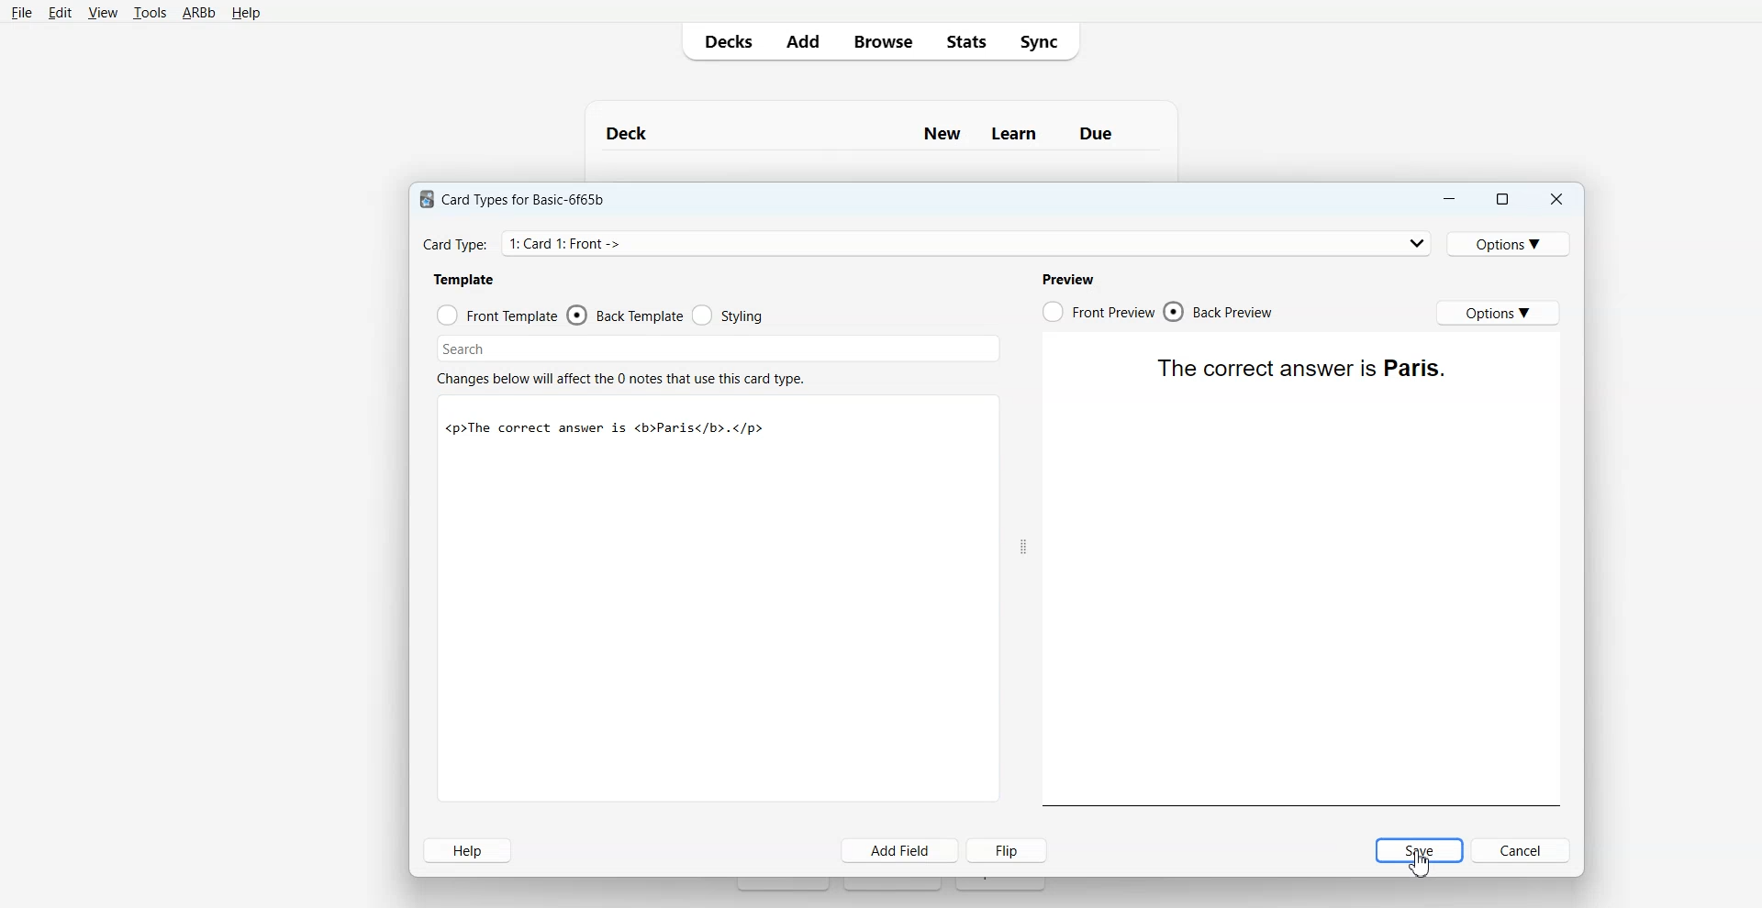  I want to click on Browse, so click(881, 41).